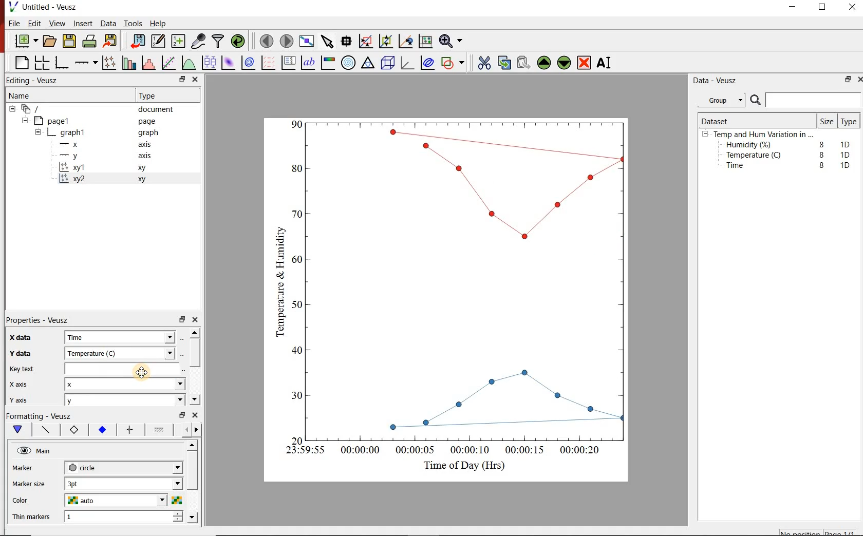  What do you see at coordinates (719, 120) in the screenshot?
I see `Dataset` at bounding box center [719, 120].